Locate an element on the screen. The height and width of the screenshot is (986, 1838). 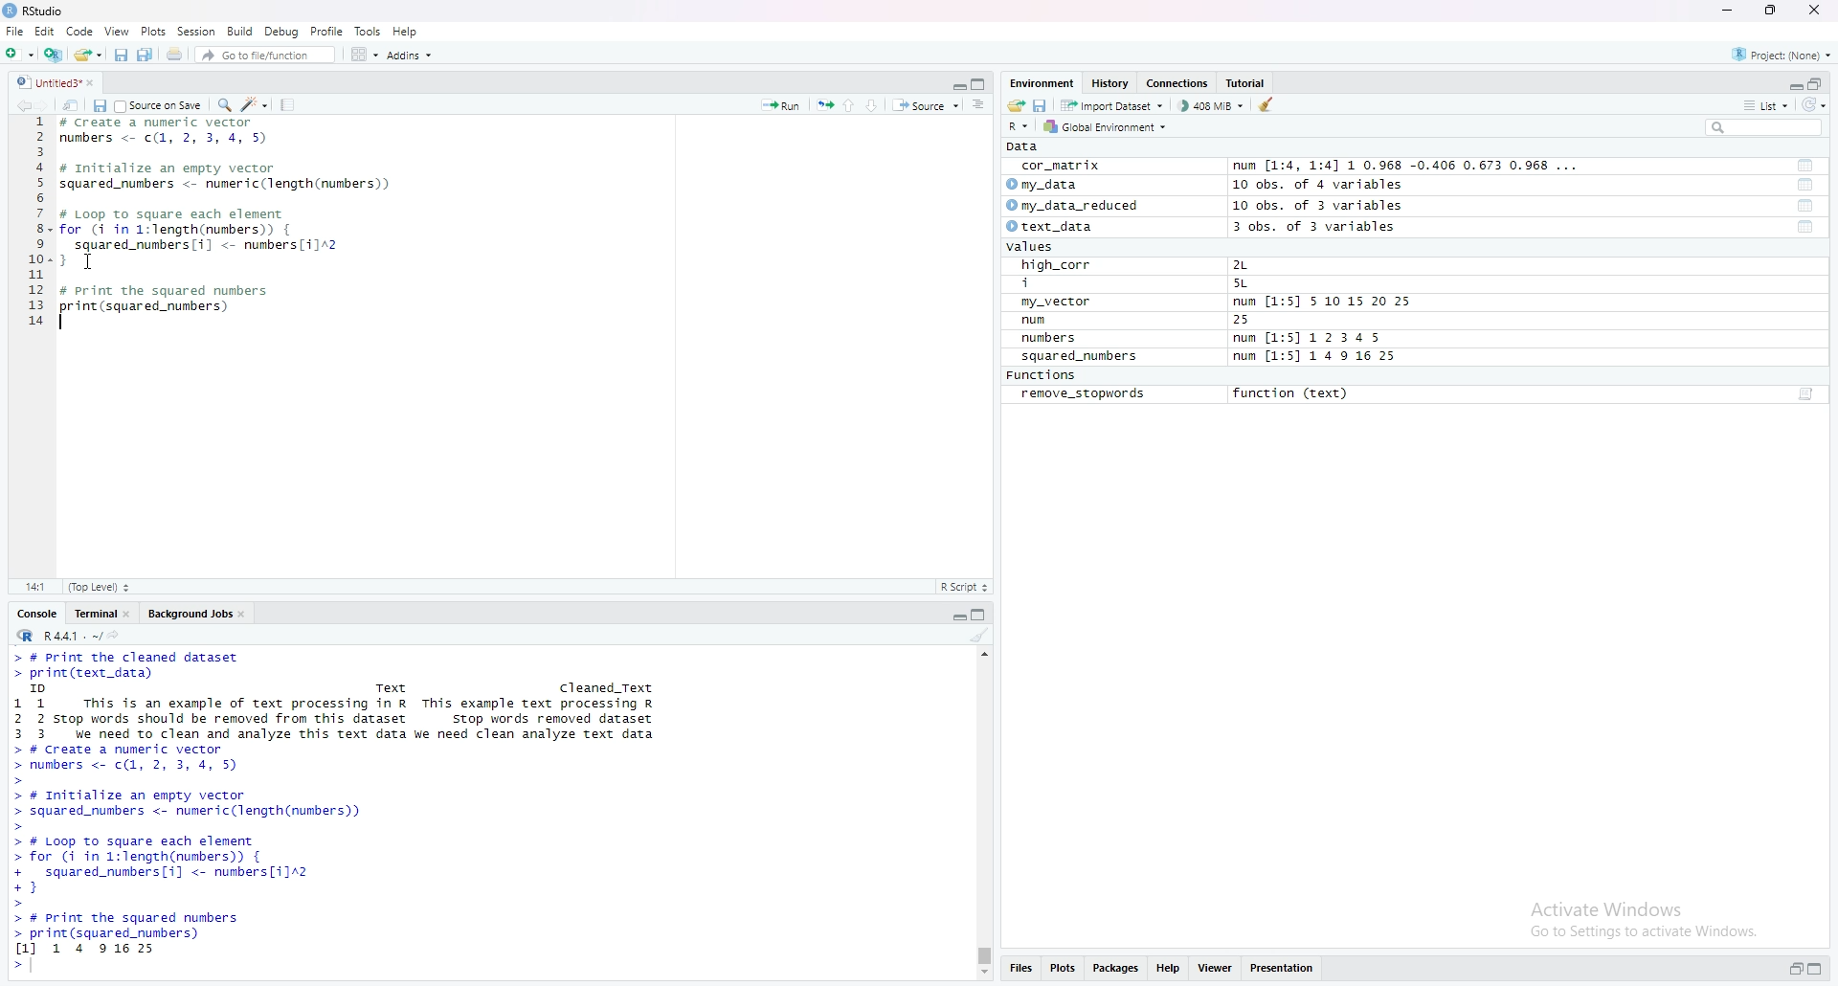
scrollbar up is located at coordinates (982, 652).